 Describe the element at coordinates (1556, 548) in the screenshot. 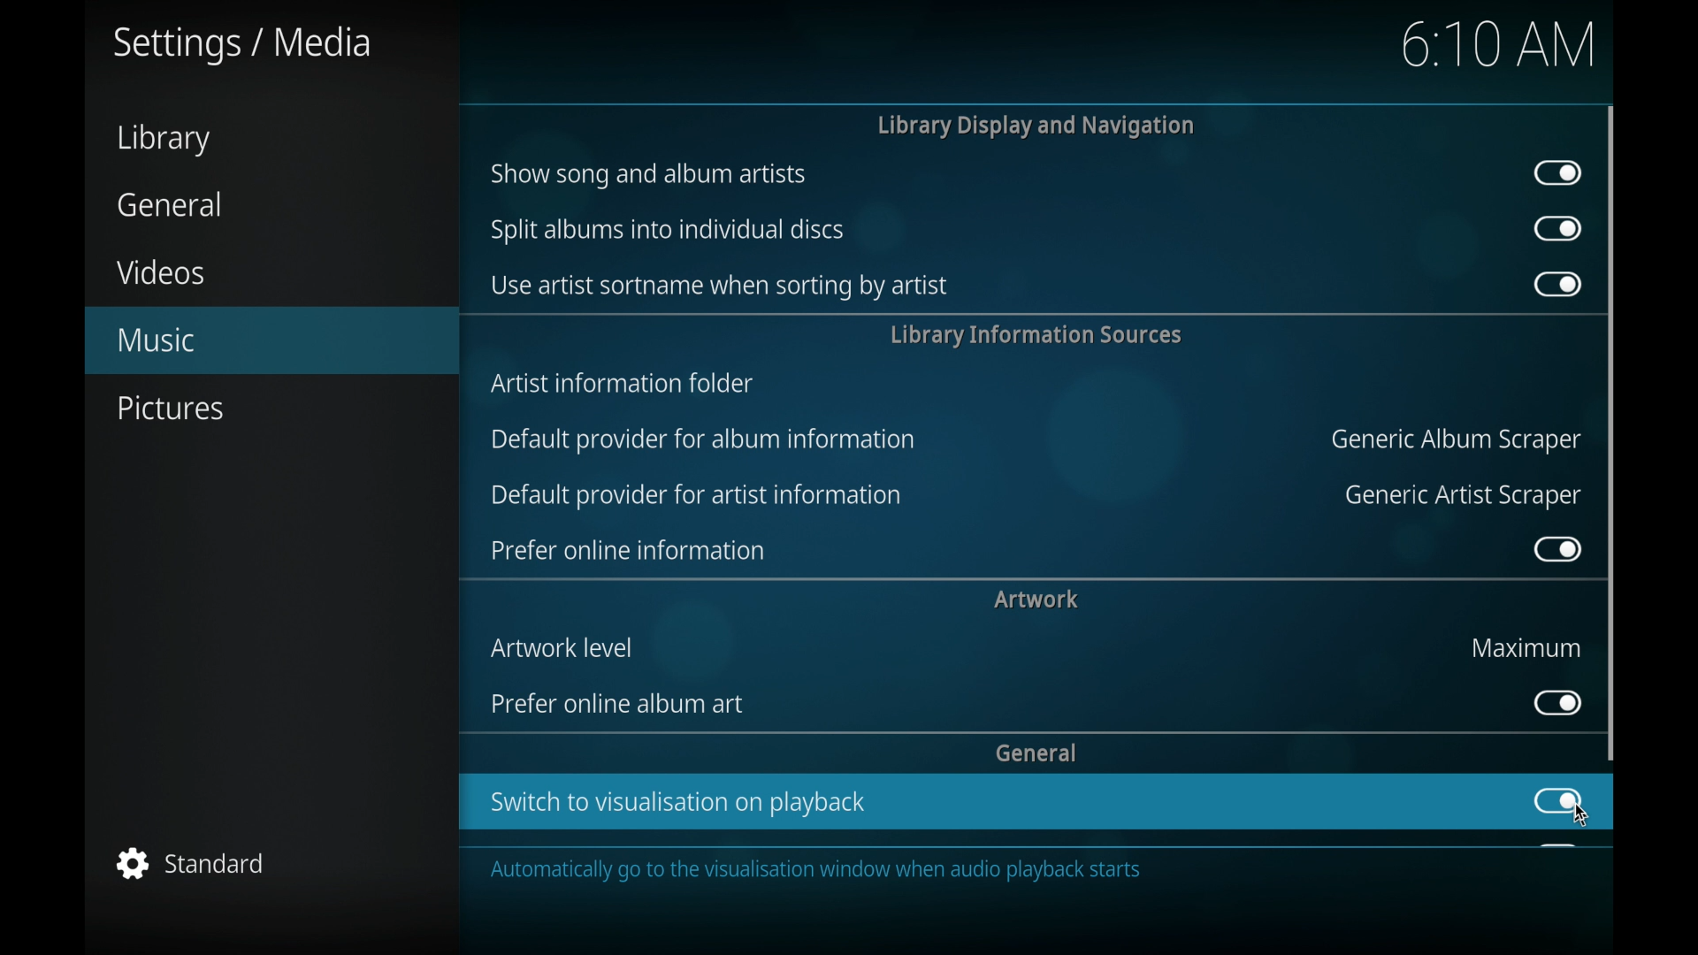

I see `toggle button` at that location.